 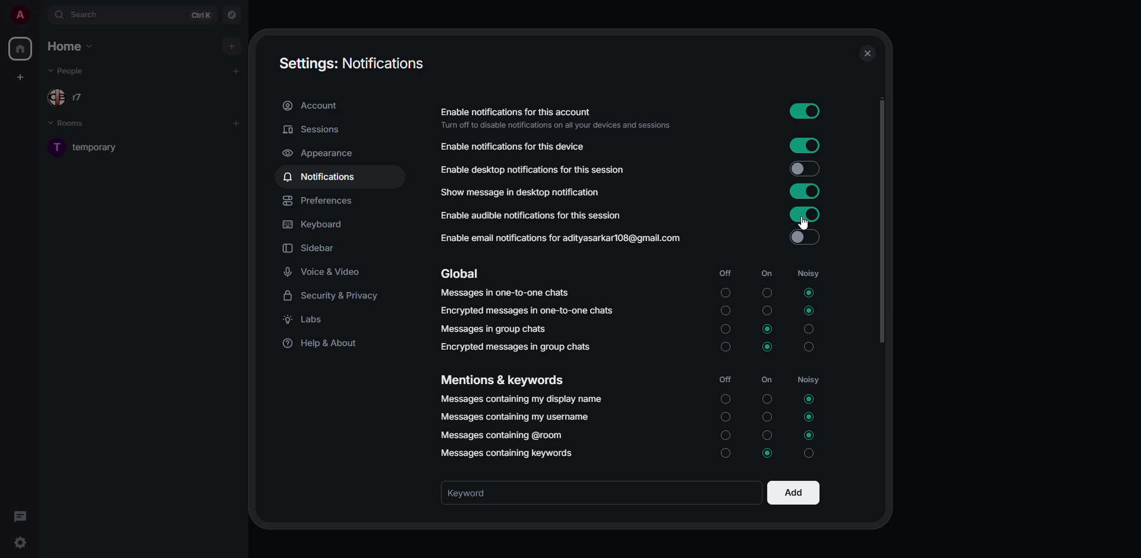 I want to click on off, so click(x=727, y=381).